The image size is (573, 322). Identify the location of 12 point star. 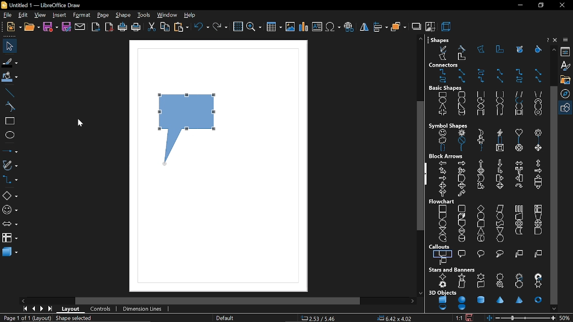
(520, 275).